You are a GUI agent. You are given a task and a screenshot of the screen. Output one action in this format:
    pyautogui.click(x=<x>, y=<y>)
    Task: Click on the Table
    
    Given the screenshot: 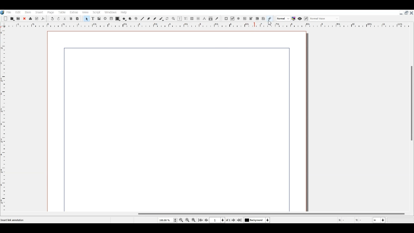 What is the action you would take?
    pyautogui.click(x=62, y=12)
    